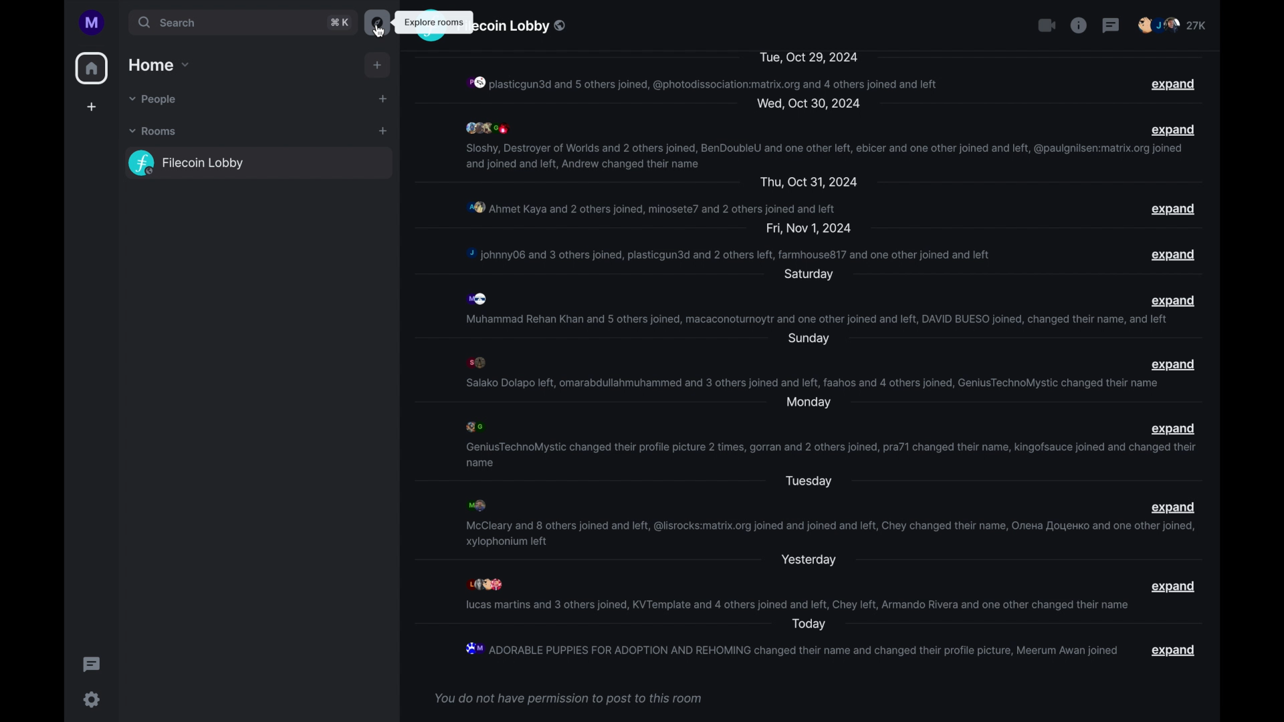 The width and height of the screenshot is (1284, 722). Describe the element at coordinates (383, 132) in the screenshot. I see `add room` at that location.